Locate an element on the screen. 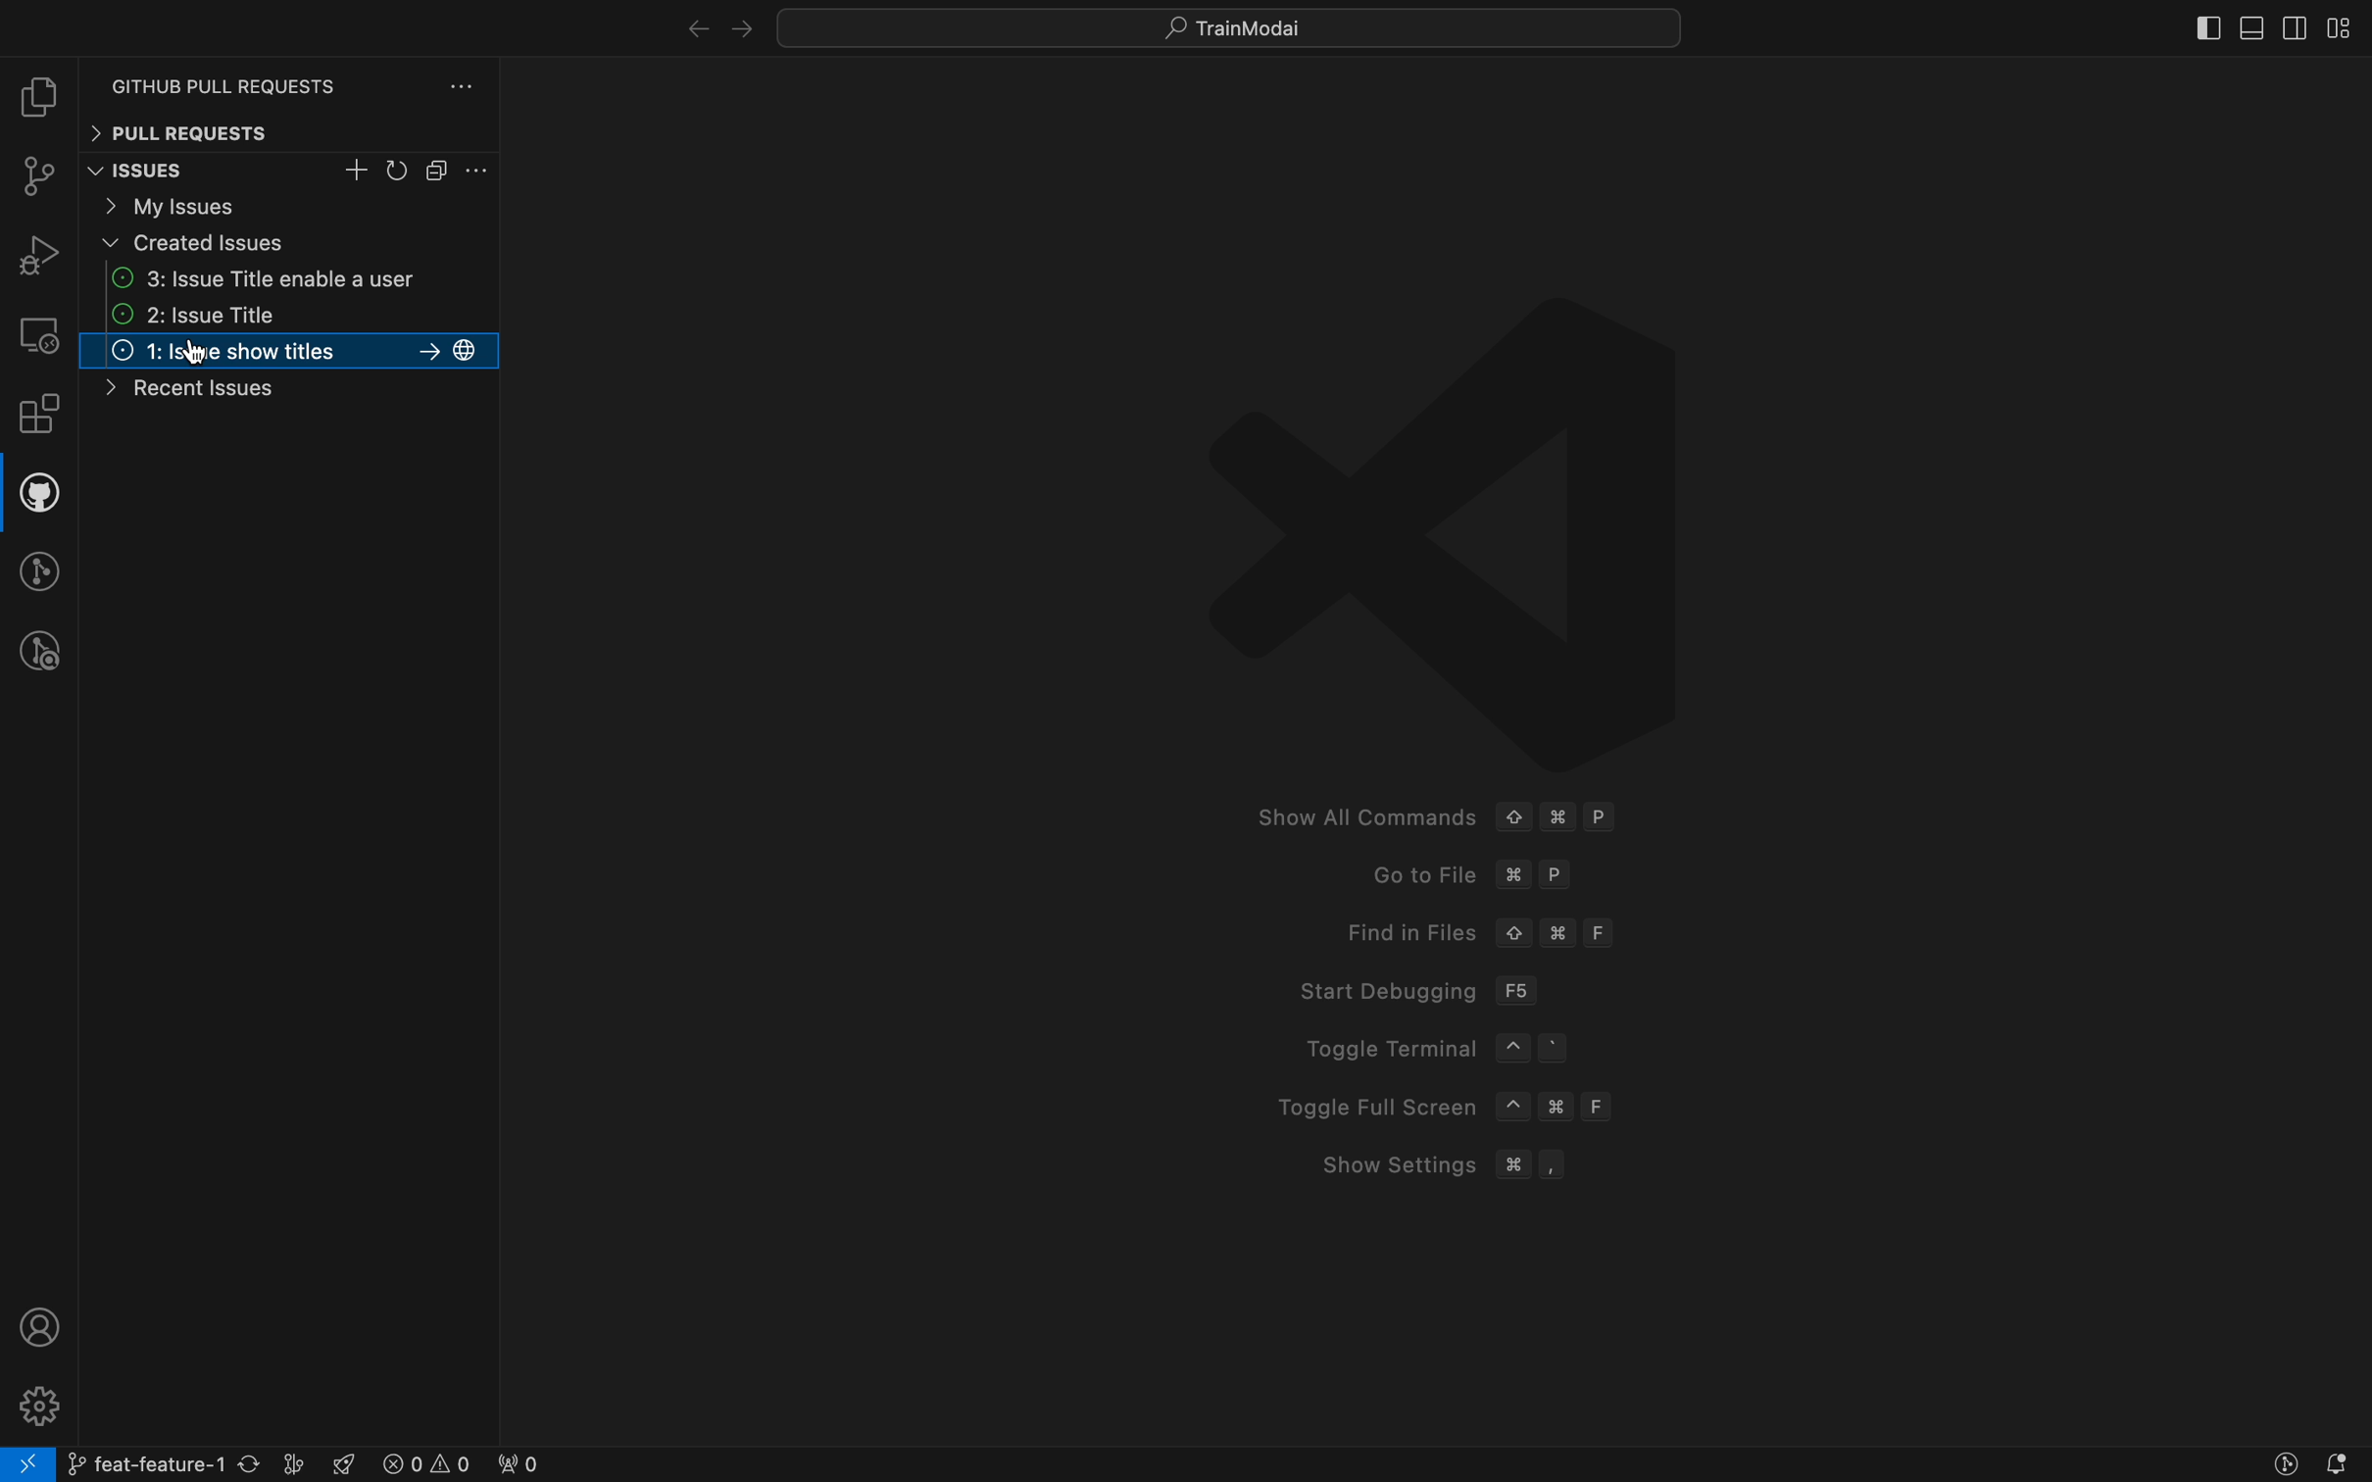  recent issues is located at coordinates (234, 394).